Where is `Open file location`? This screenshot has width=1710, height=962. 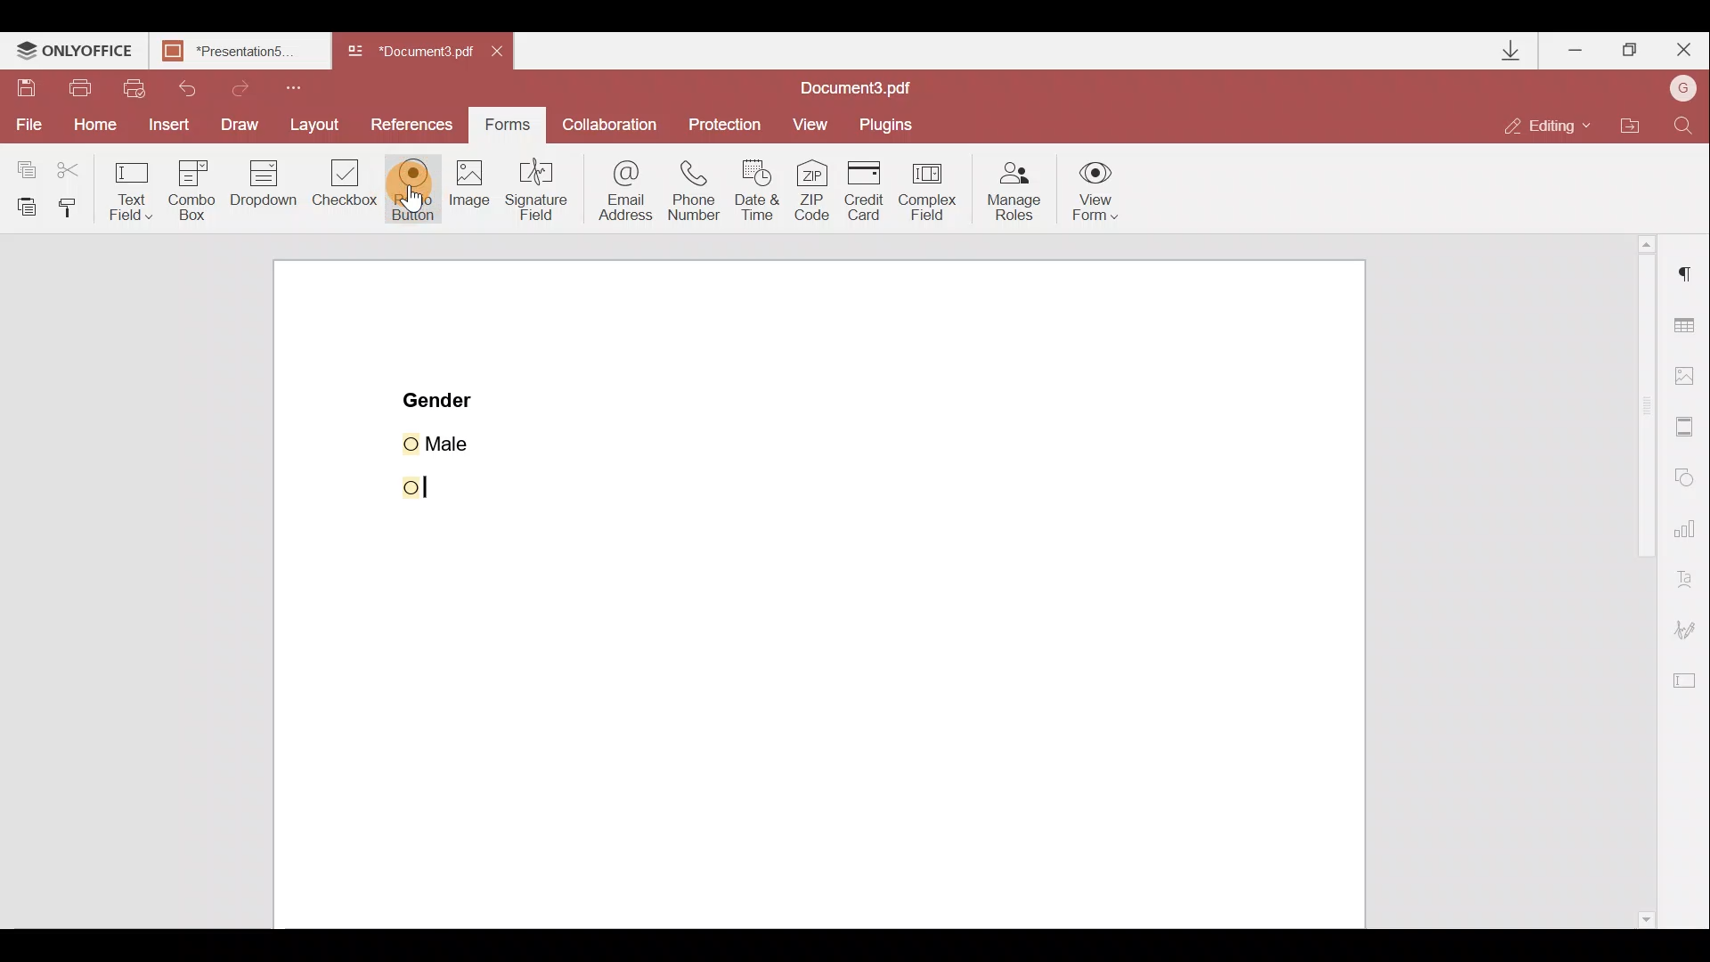
Open file location is located at coordinates (1639, 123).